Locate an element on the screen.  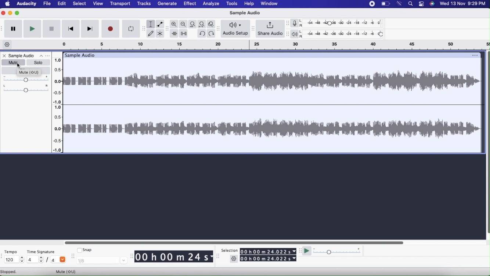
Enable looping is located at coordinates (130, 28).